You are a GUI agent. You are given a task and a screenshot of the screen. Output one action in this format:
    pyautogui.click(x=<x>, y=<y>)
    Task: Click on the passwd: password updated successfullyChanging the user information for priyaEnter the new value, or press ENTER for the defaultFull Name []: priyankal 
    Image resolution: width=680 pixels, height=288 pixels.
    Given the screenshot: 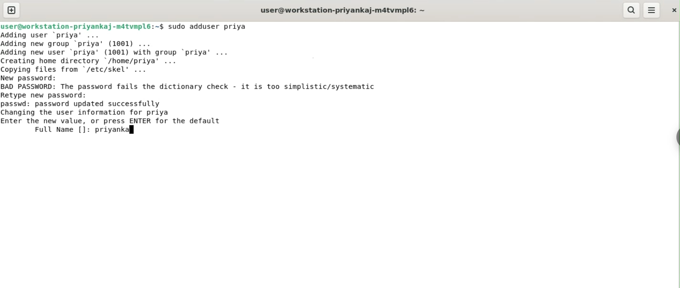 What is the action you would take?
    pyautogui.click(x=112, y=118)
    